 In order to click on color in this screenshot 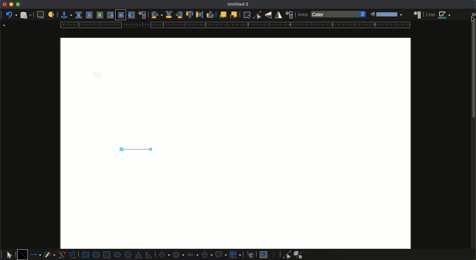, I will do `click(339, 15)`.